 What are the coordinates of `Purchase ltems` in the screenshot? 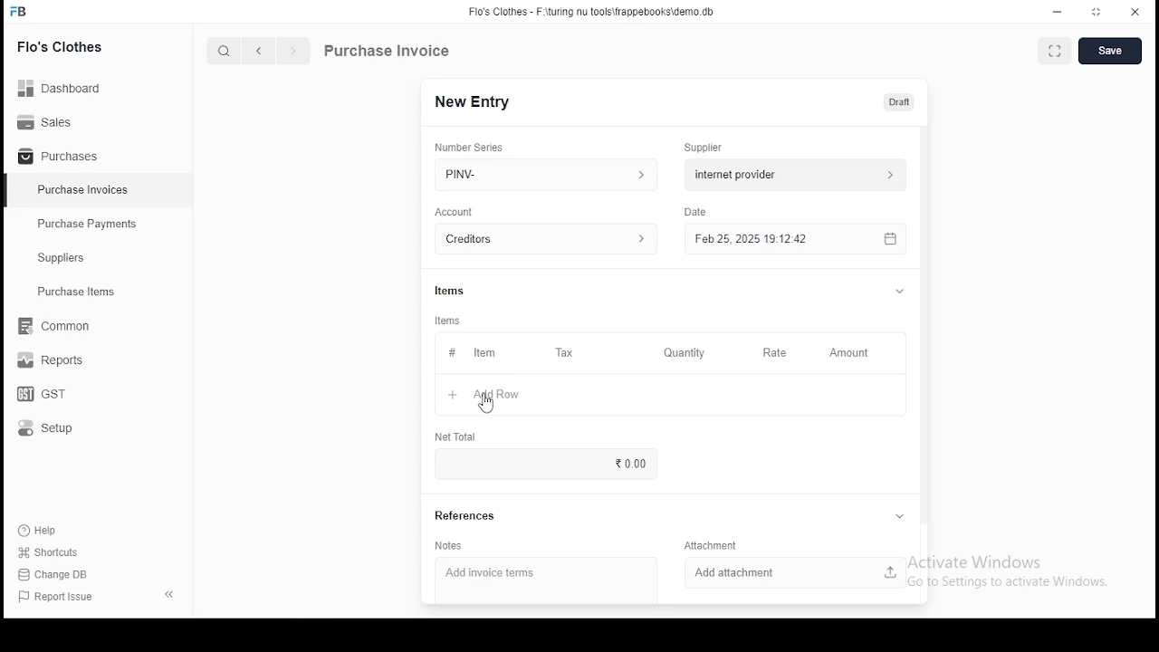 It's located at (68, 292).